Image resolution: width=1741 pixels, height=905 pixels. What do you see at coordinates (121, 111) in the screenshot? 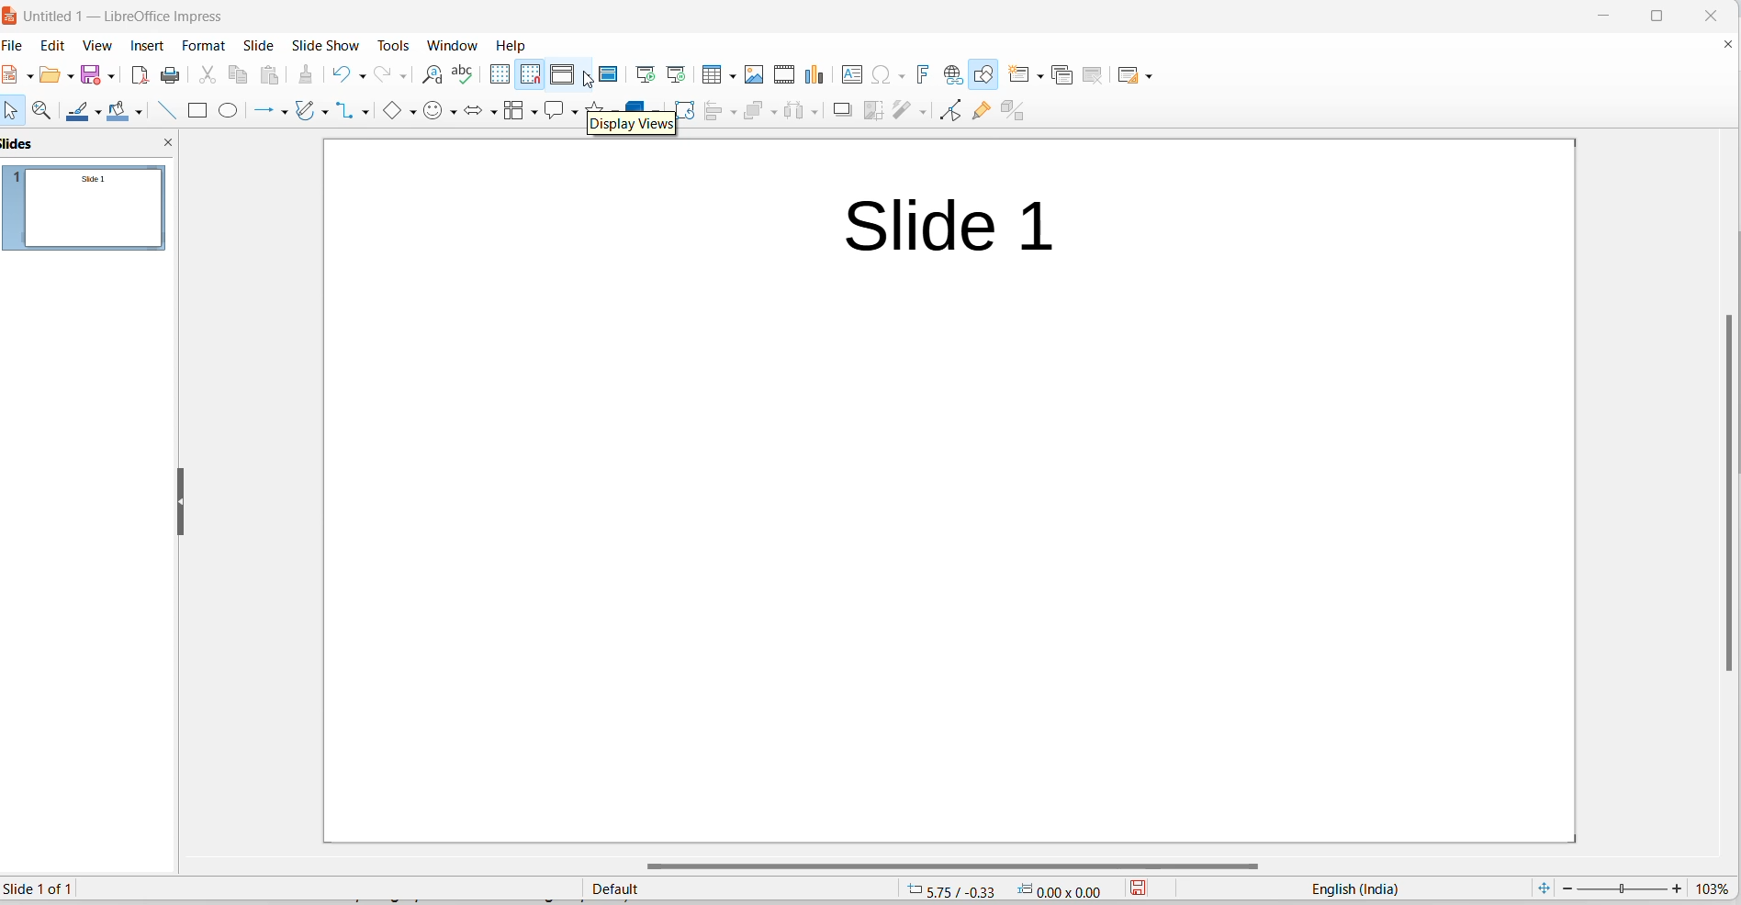
I see `fill colors` at bounding box center [121, 111].